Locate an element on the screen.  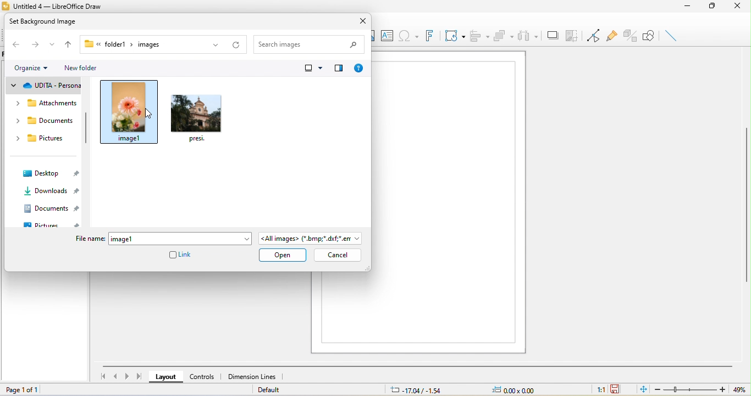
close is located at coordinates (740, 7).